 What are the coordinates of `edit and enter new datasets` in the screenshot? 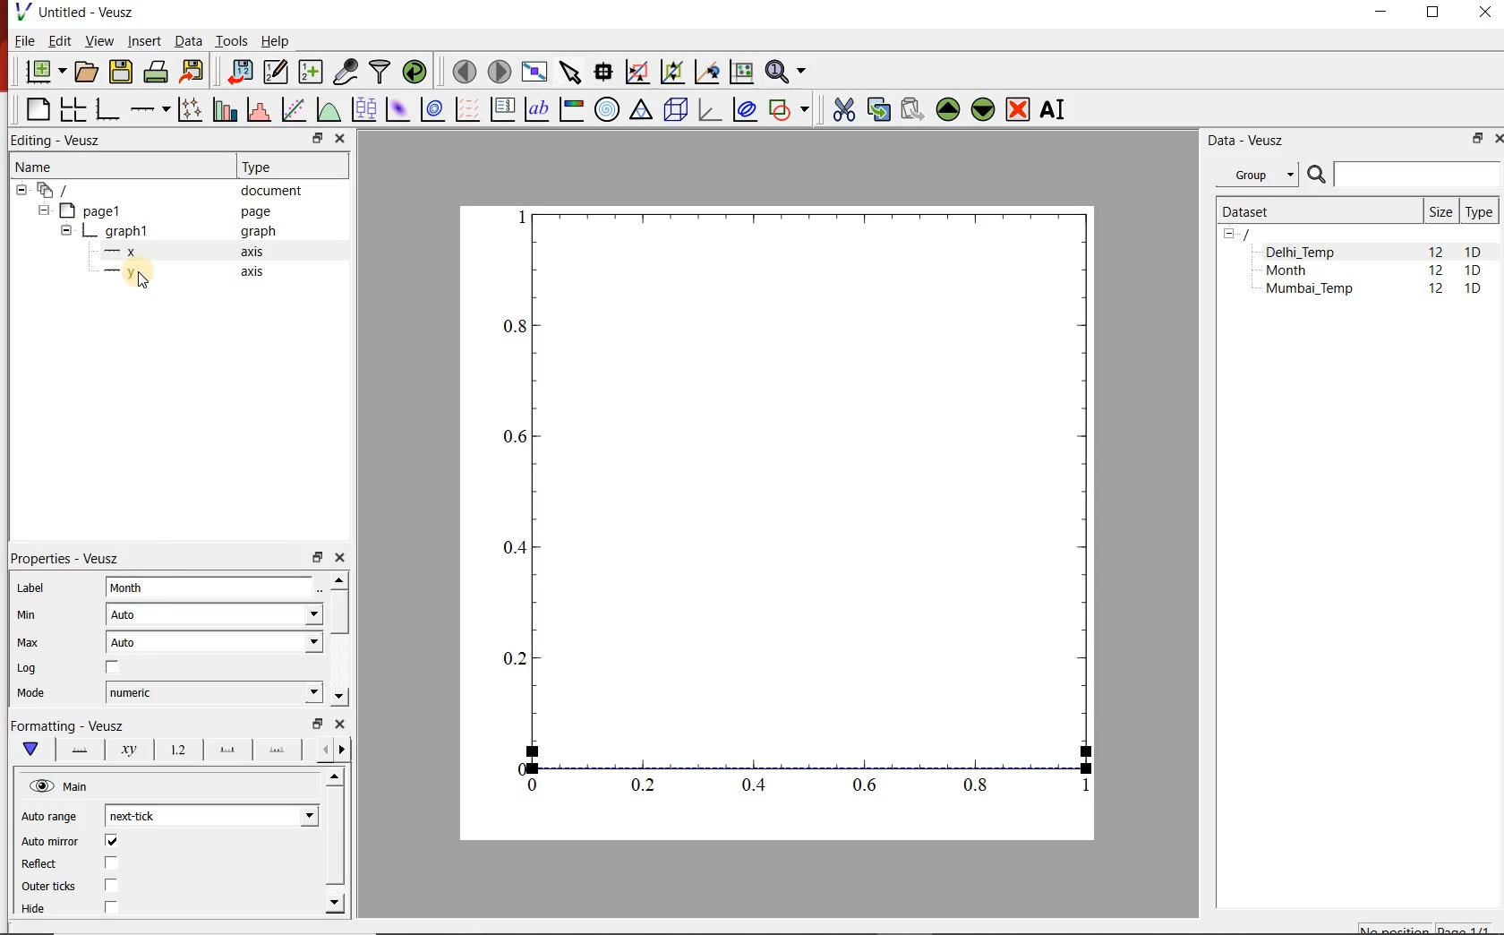 It's located at (275, 72).